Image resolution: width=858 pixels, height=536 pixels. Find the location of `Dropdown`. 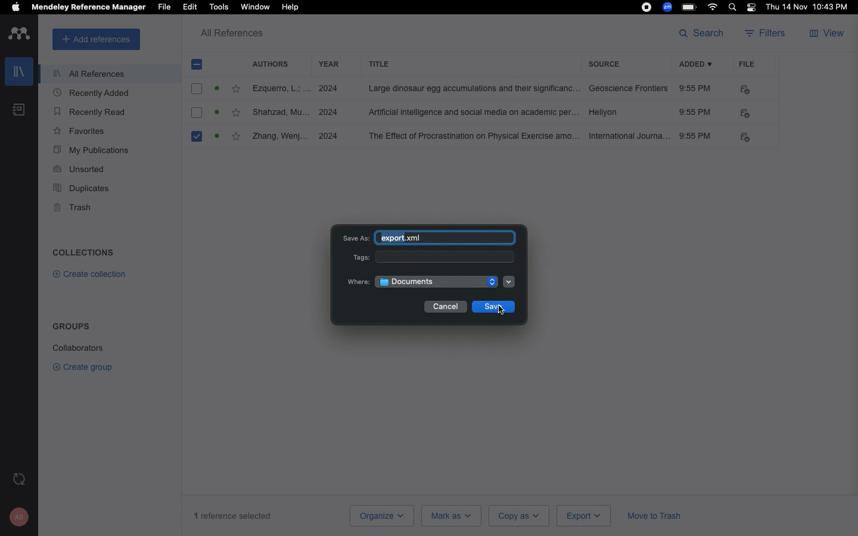

Dropdown is located at coordinates (509, 281).